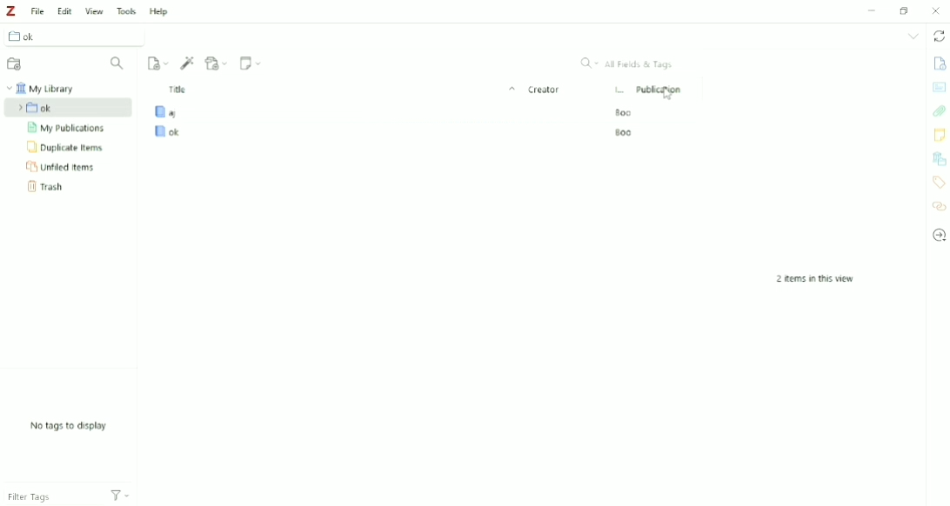 Image resolution: width=950 pixels, height=506 pixels. What do you see at coordinates (12, 10) in the screenshot?
I see `Logo` at bounding box center [12, 10].